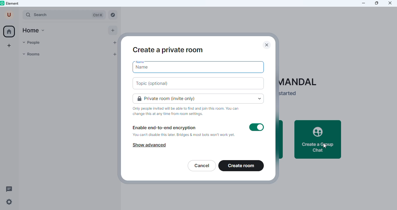  What do you see at coordinates (33, 43) in the screenshot?
I see `people` at bounding box center [33, 43].